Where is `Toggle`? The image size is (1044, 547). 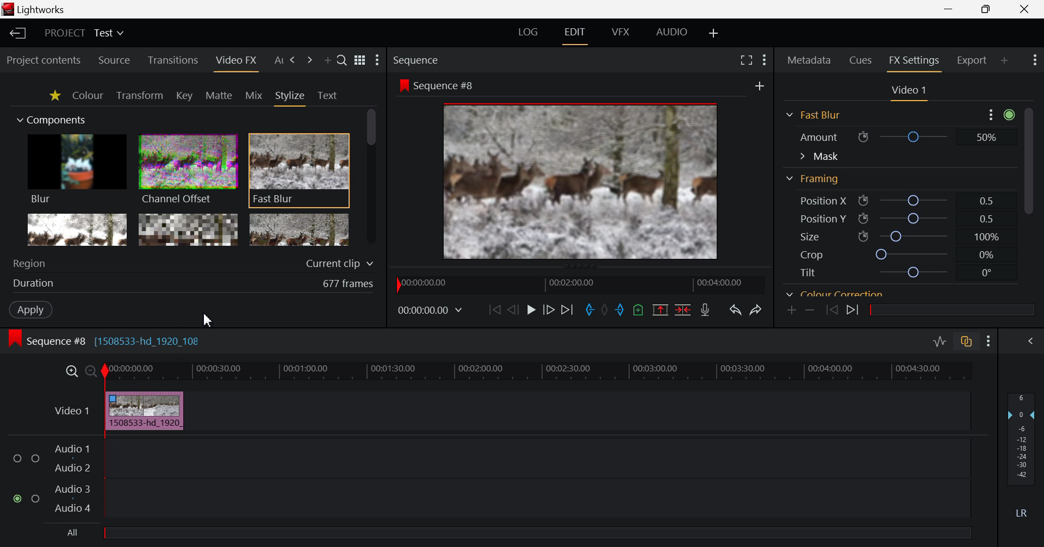 Toggle is located at coordinates (1011, 115).